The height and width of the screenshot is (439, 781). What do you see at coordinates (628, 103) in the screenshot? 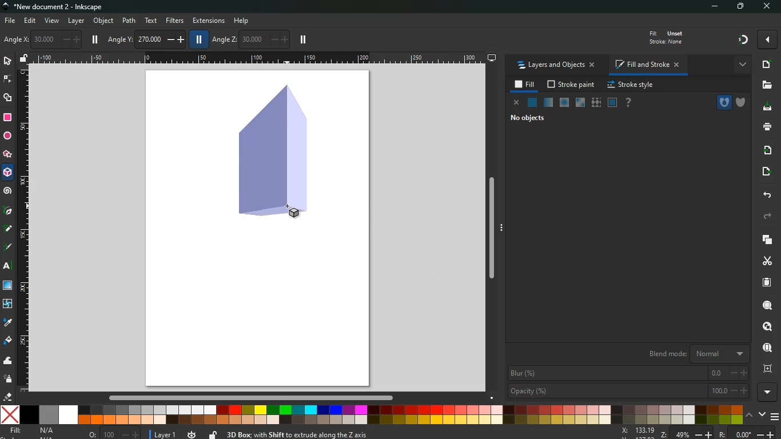
I see `help` at bounding box center [628, 103].